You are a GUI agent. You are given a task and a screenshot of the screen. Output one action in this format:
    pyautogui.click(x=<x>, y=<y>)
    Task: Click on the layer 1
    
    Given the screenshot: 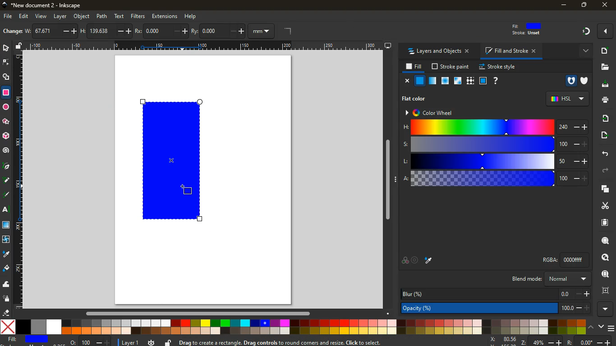 What is the action you would take?
    pyautogui.click(x=130, y=343)
    